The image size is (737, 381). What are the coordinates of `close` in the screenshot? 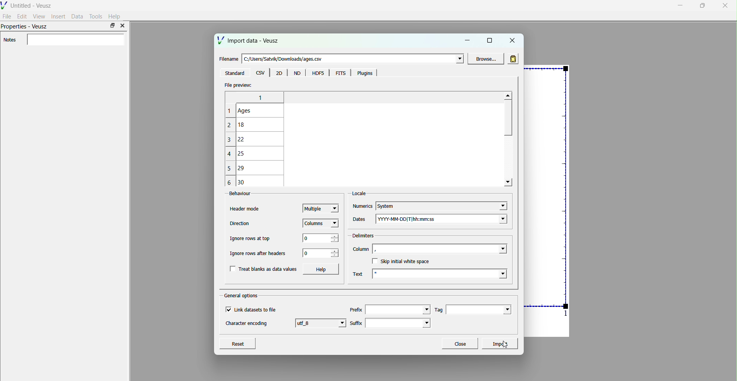 It's located at (725, 6).